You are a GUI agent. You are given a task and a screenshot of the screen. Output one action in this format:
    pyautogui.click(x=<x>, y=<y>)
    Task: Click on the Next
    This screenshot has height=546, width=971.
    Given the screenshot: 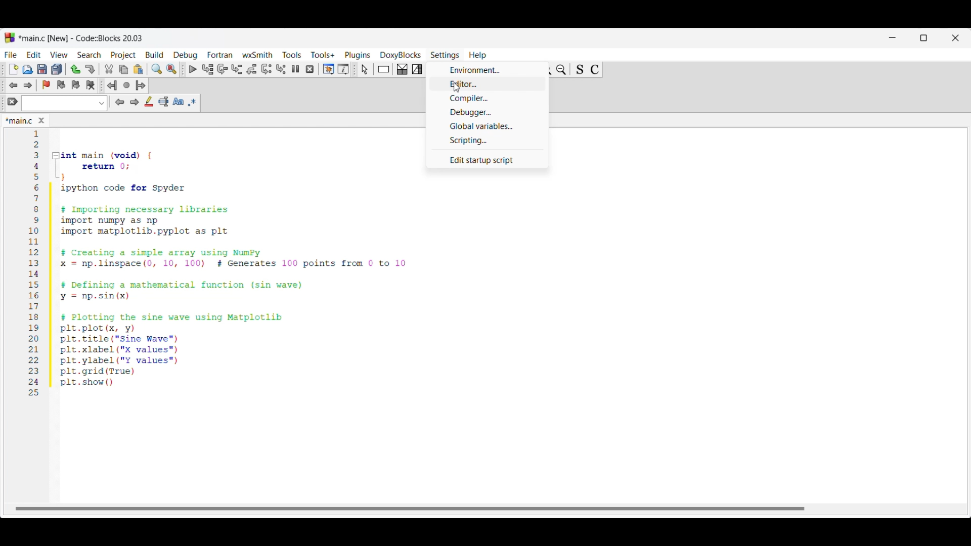 What is the action you would take?
    pyautogui.click(x=134, y=102)
    